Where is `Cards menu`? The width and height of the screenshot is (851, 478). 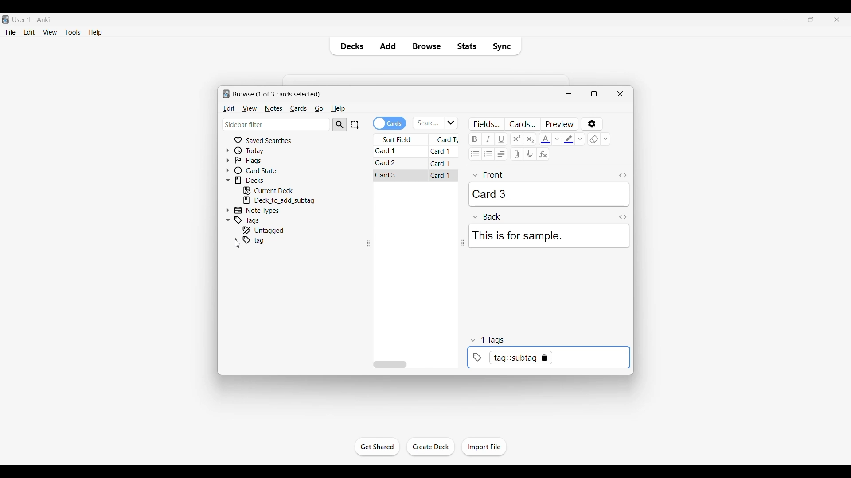
Cards menu is located at coordinates (298, 109).